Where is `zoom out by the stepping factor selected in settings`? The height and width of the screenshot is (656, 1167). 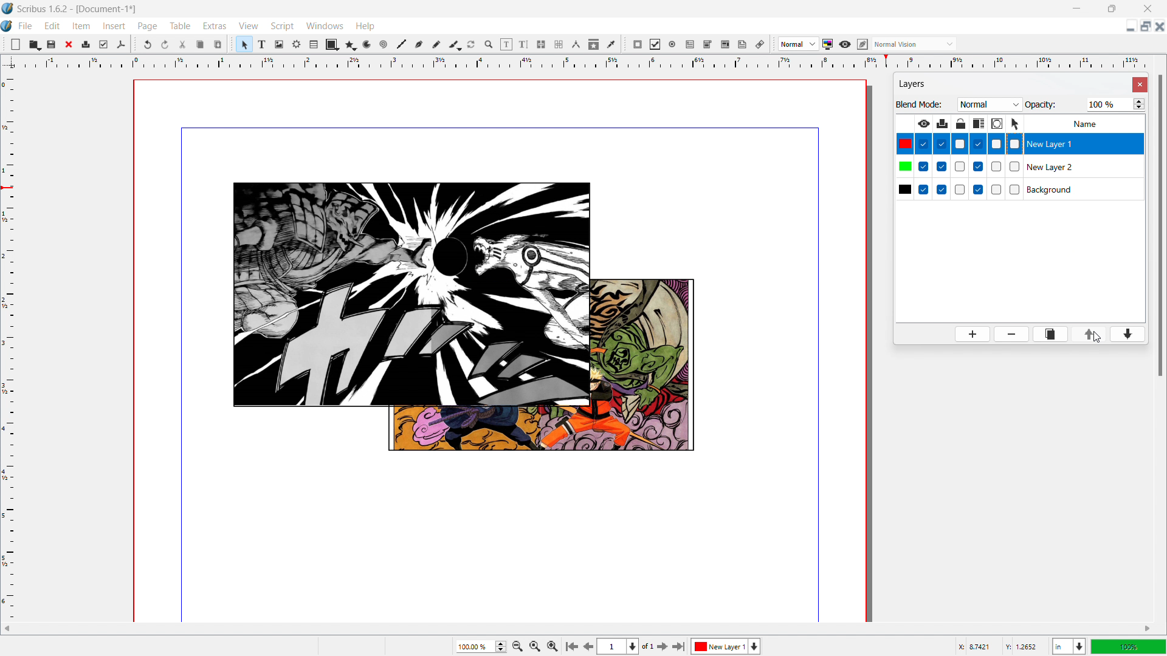 zoom out by the stepping factor selected in settings is located at coordinates (517, 646).